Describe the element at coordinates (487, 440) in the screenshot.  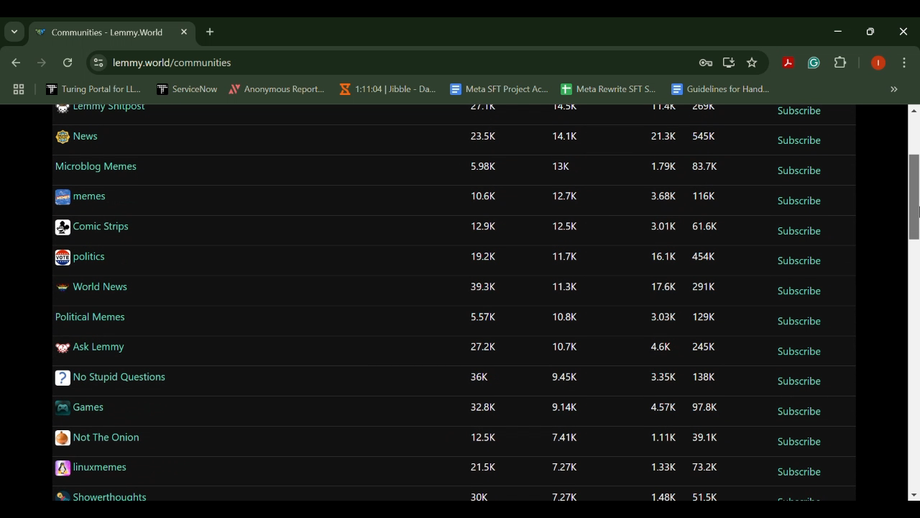
I see `12.5K` at that location.